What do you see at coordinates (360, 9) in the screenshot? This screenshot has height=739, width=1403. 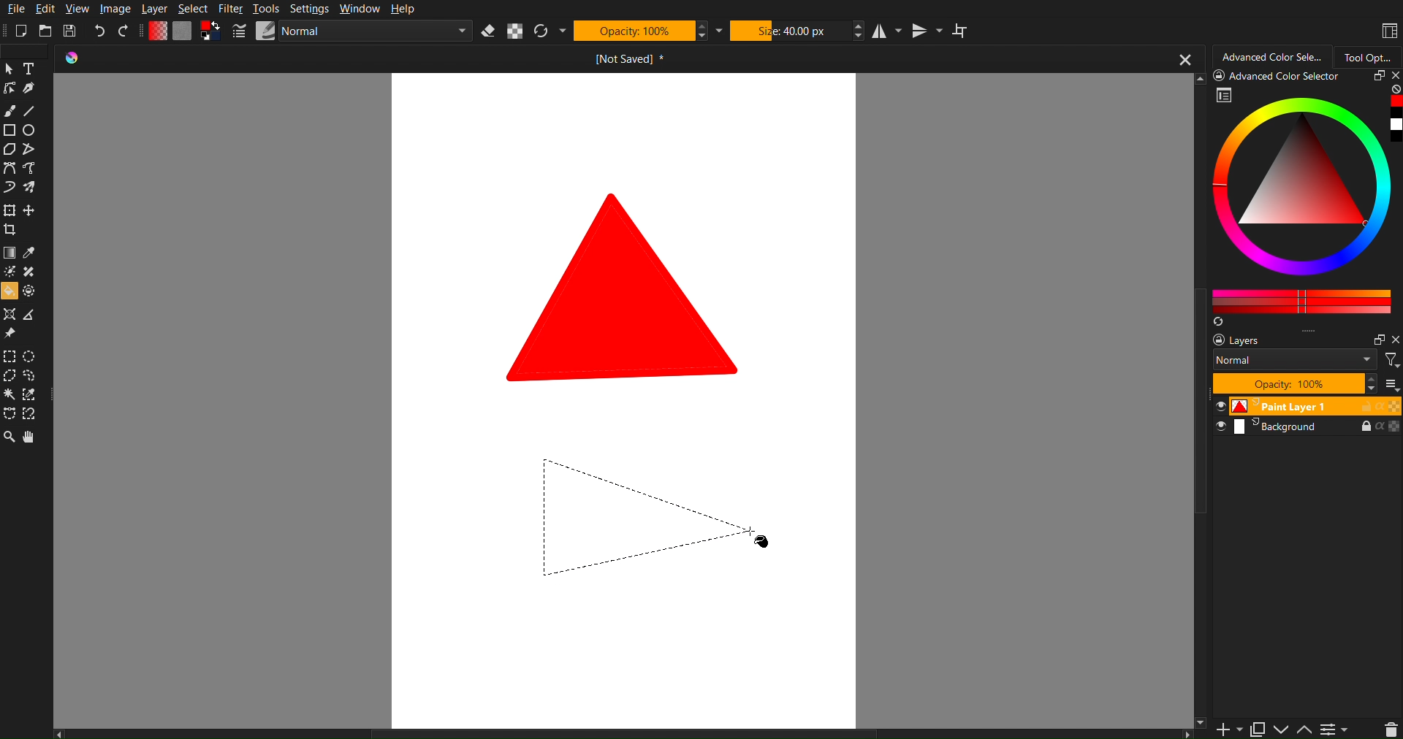 I see `Window` at bounding box center [360, 9].